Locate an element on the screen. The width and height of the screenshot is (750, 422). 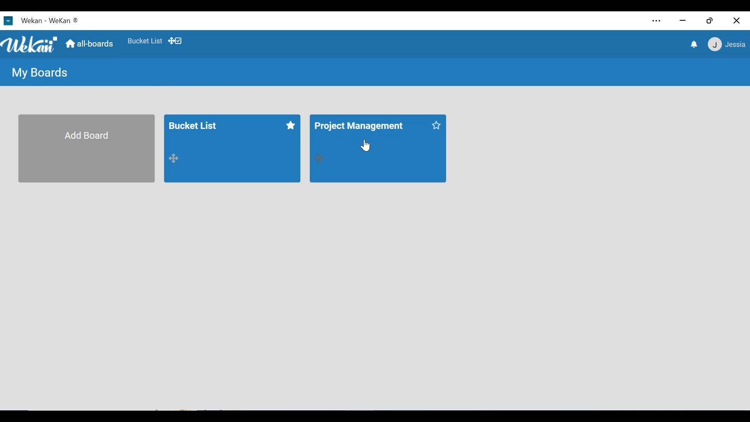
Bucket List is located at coordinates (198, 125).